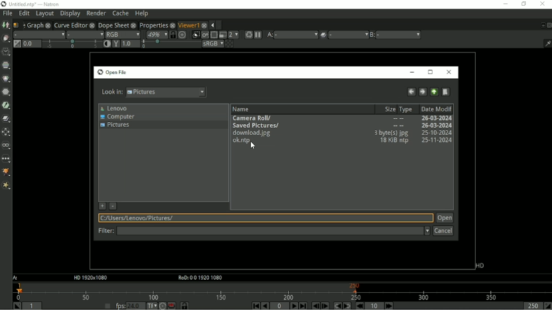 Image resolution: width=552 pixels, height=310 pixels. I want to click on Checkerboard, so click(229, 43).